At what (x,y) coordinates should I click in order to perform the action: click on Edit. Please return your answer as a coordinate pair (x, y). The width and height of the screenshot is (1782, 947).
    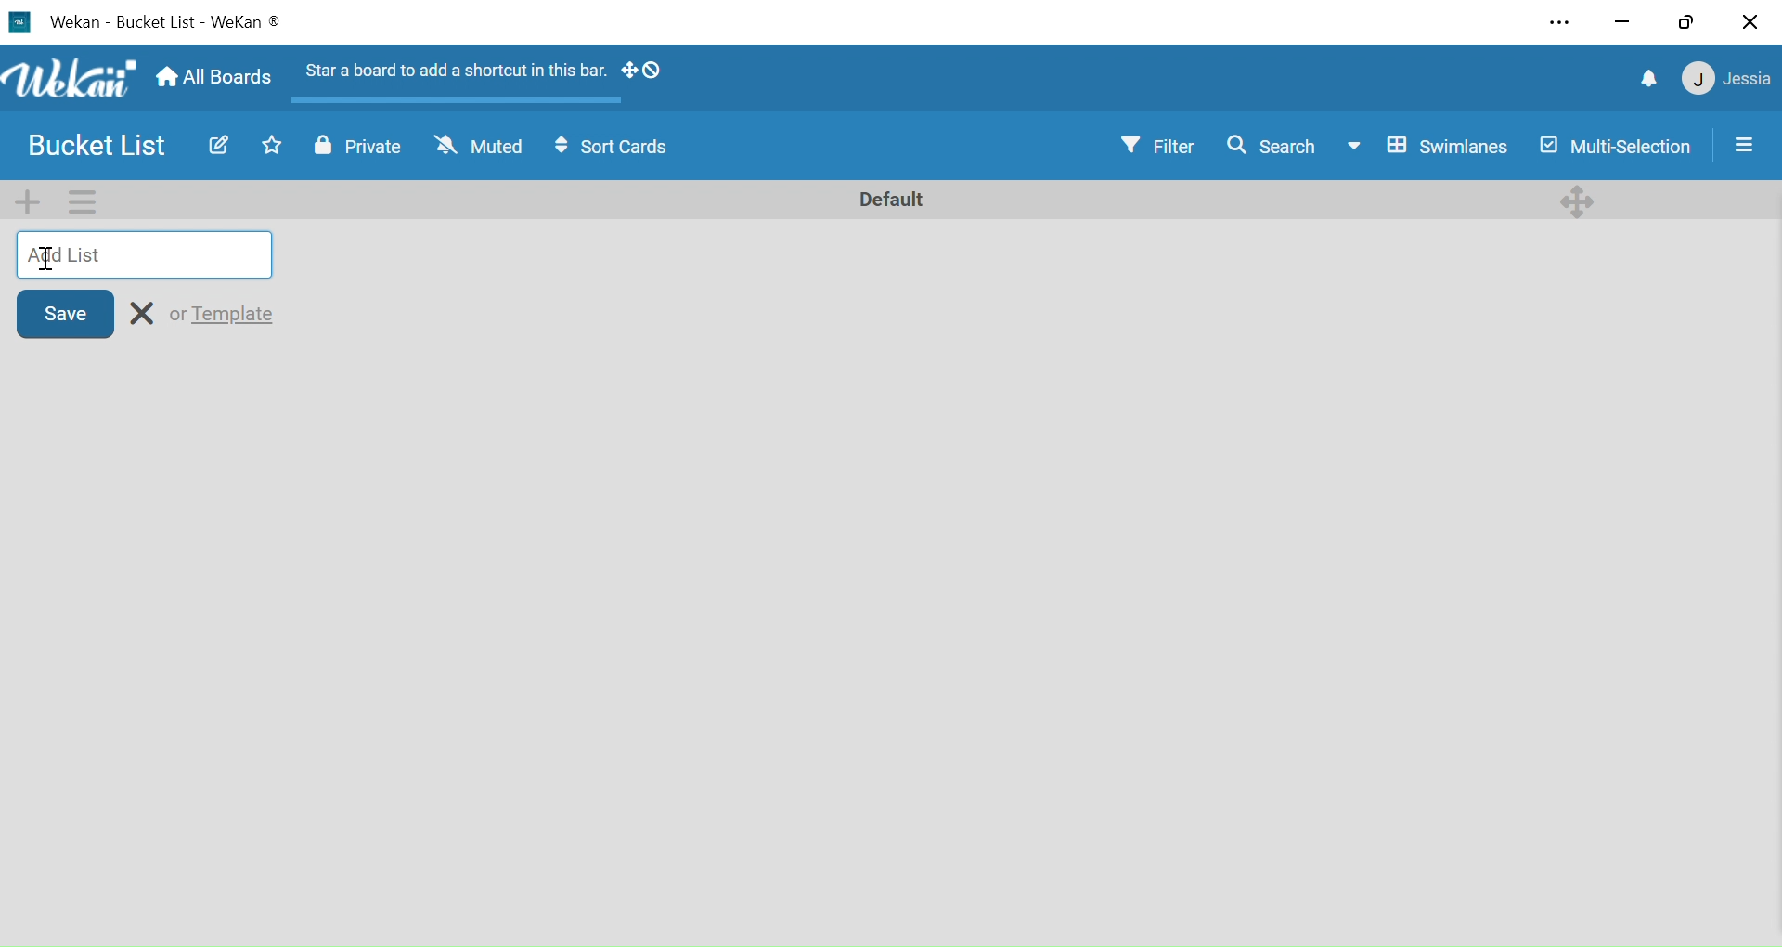
    Looking at the image, I should click on (216, 145).